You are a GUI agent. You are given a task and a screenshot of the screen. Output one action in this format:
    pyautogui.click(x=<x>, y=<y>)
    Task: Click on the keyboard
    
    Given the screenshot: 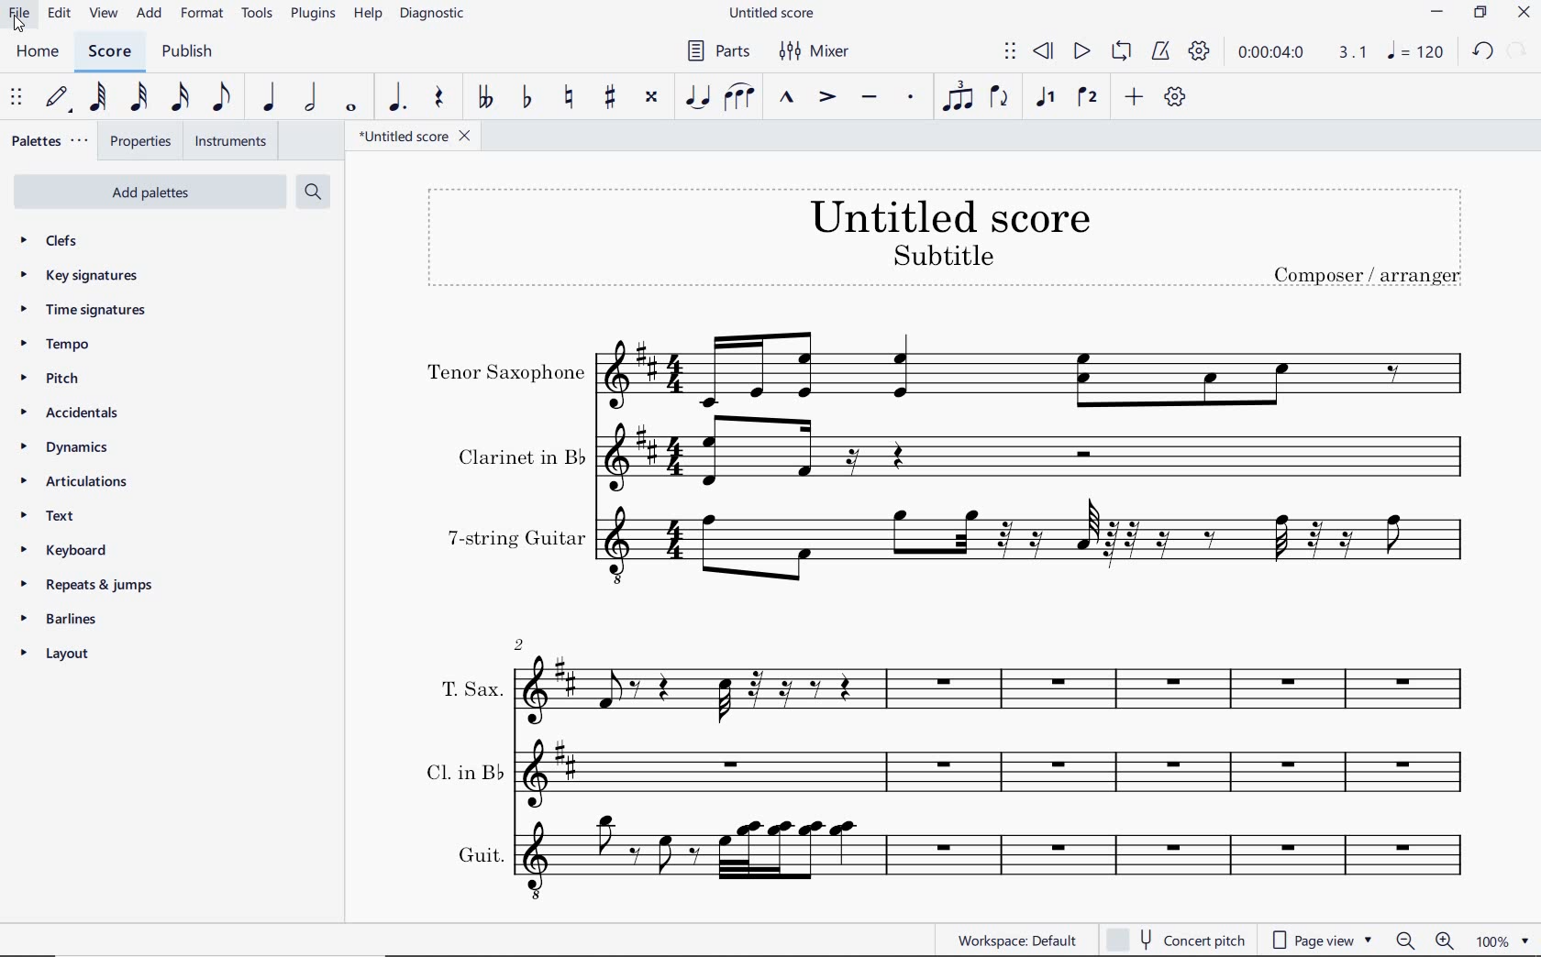 What is the action you would take?
    pyautogui.click(x=68, y=549)
    